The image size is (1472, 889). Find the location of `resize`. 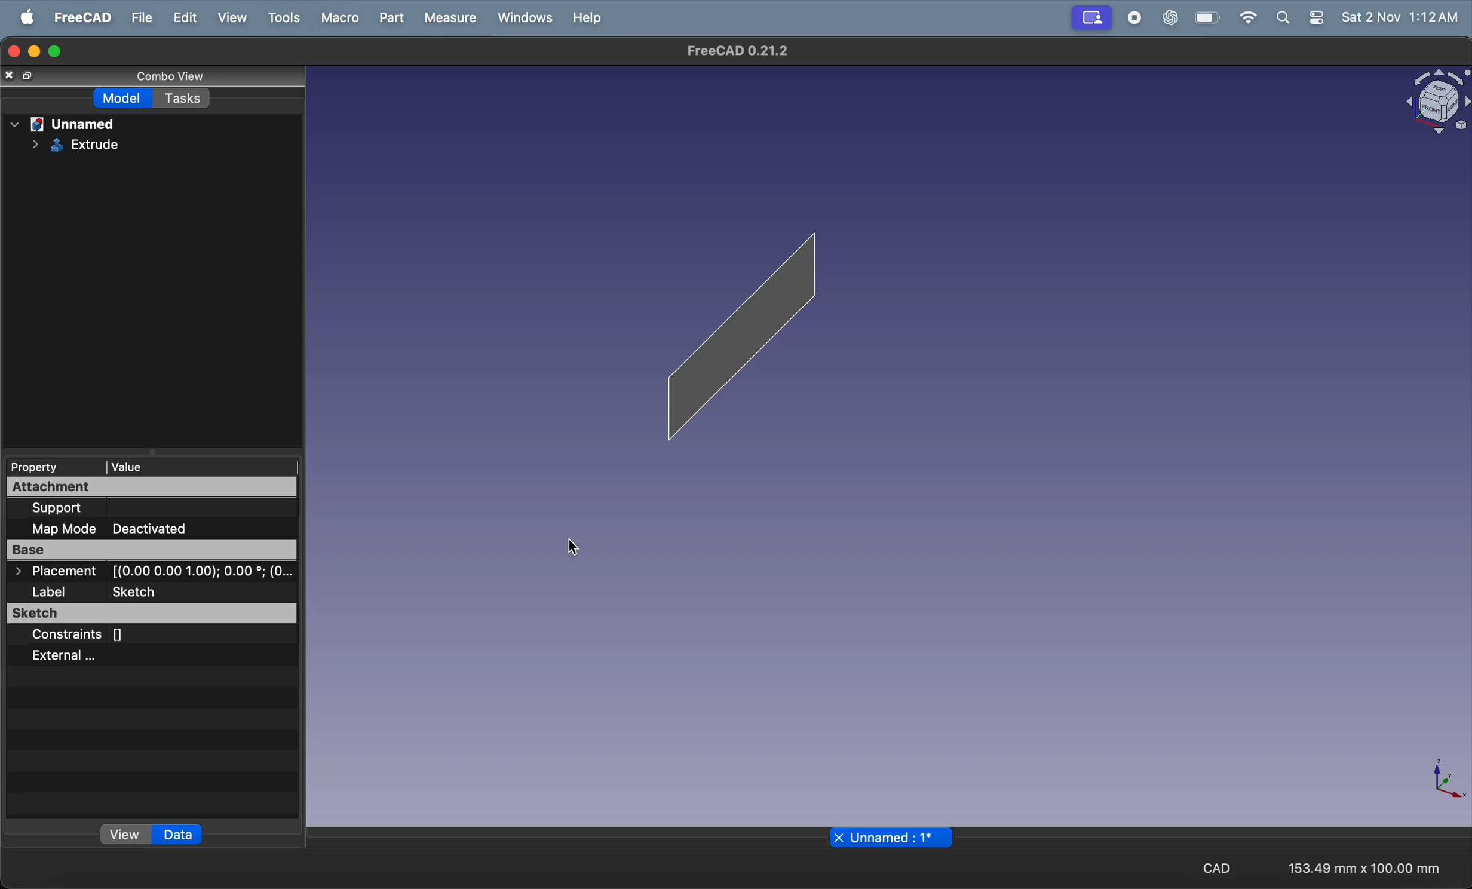

resize is located at coordinates (29, 75).